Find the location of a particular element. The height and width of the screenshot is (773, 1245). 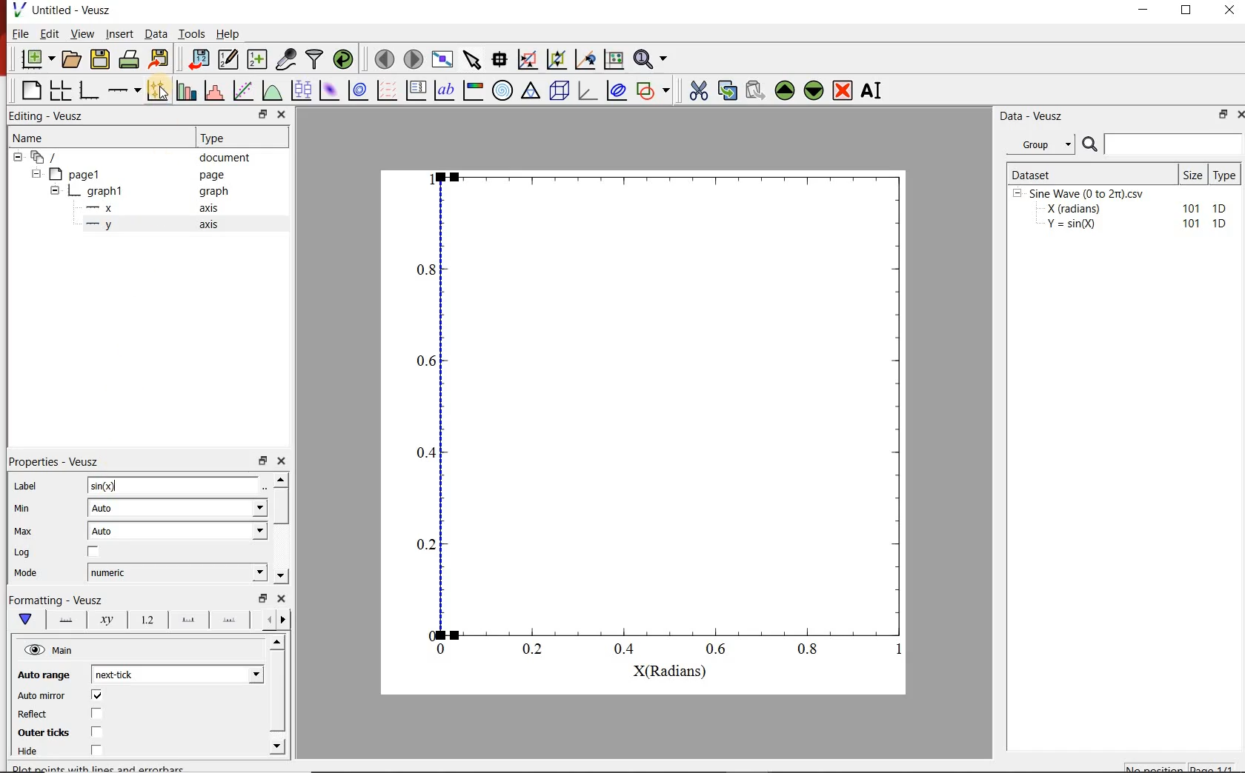

Logo is located at coordinates (19, 9).